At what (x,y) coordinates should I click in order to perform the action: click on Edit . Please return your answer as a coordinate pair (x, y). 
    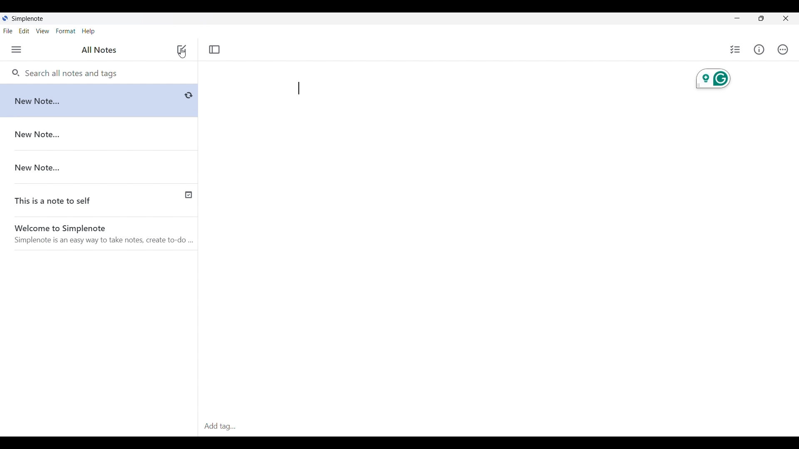
    Looking at the image, I should click on (24, 31).